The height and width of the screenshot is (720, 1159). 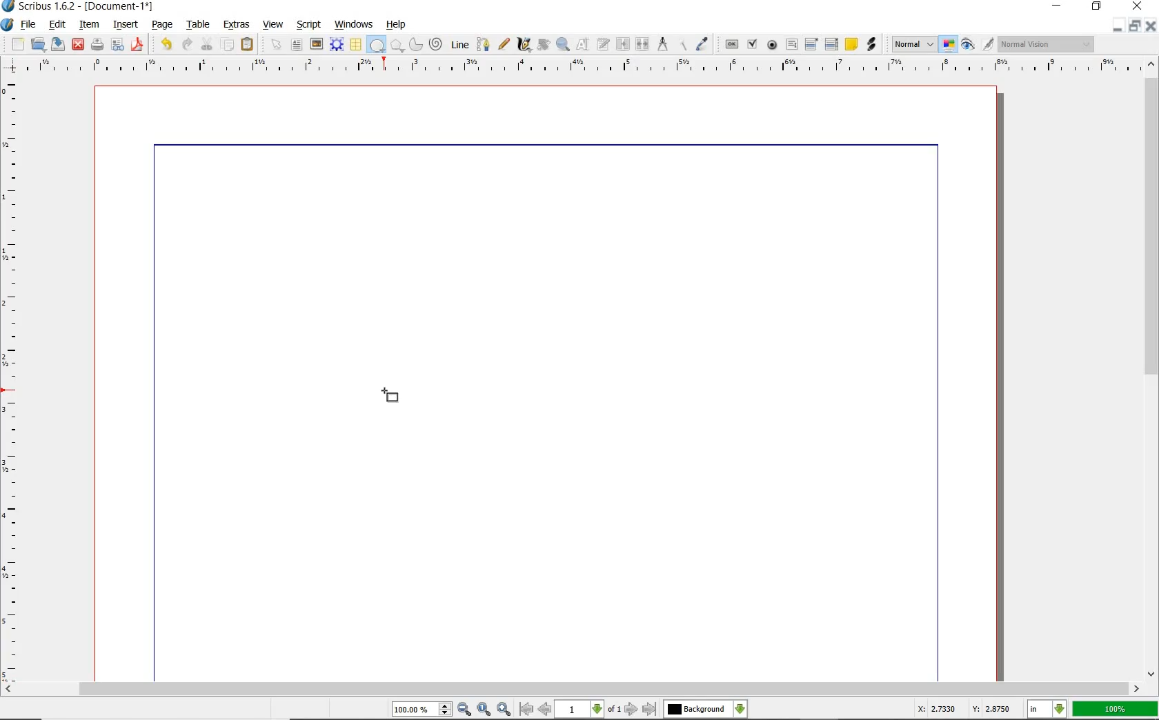 What do you see at coordinates (187, 43) in the screenshot?
I see `REDO` at bounding box center [187, 43].